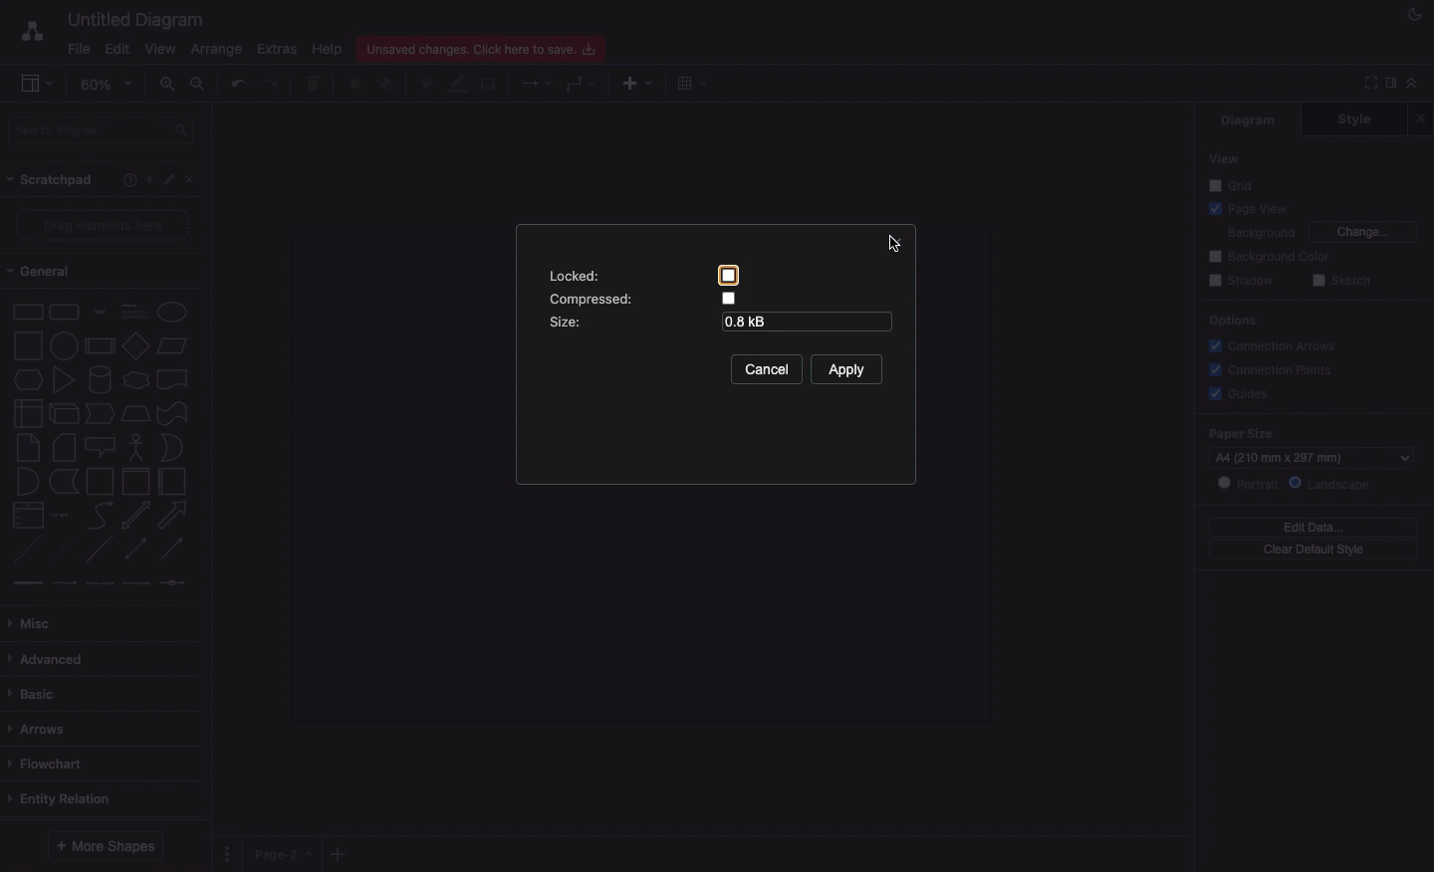 The image size is (1434, 872). Describe the element at coordinates (1247, 483) in the screenshot. I see `Portrait` at that location.